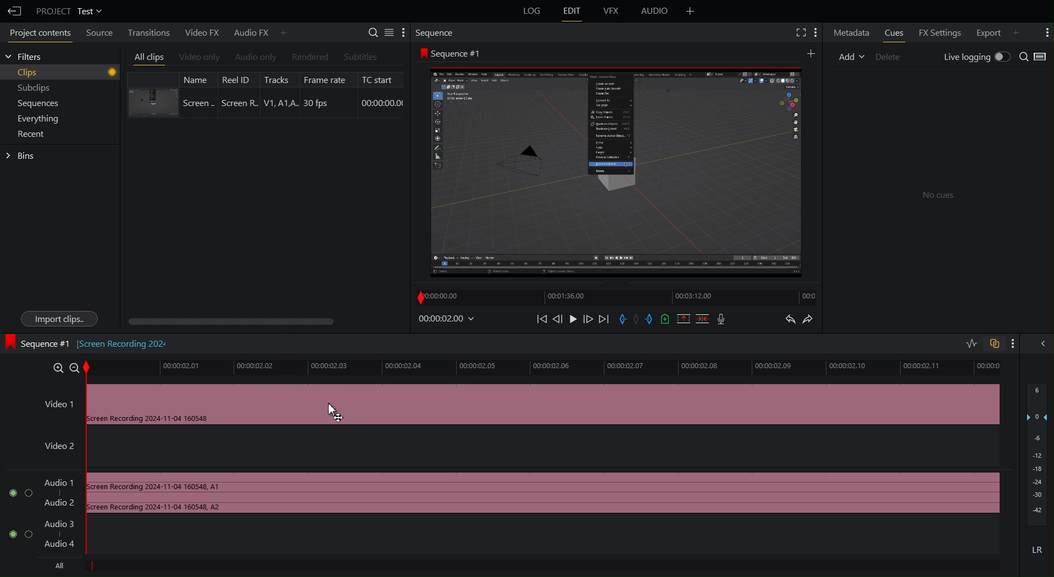 The image size is (1054, 577). Describe the element at coordinates (61, 71) in the screenshot. I see `Clips` at that location.